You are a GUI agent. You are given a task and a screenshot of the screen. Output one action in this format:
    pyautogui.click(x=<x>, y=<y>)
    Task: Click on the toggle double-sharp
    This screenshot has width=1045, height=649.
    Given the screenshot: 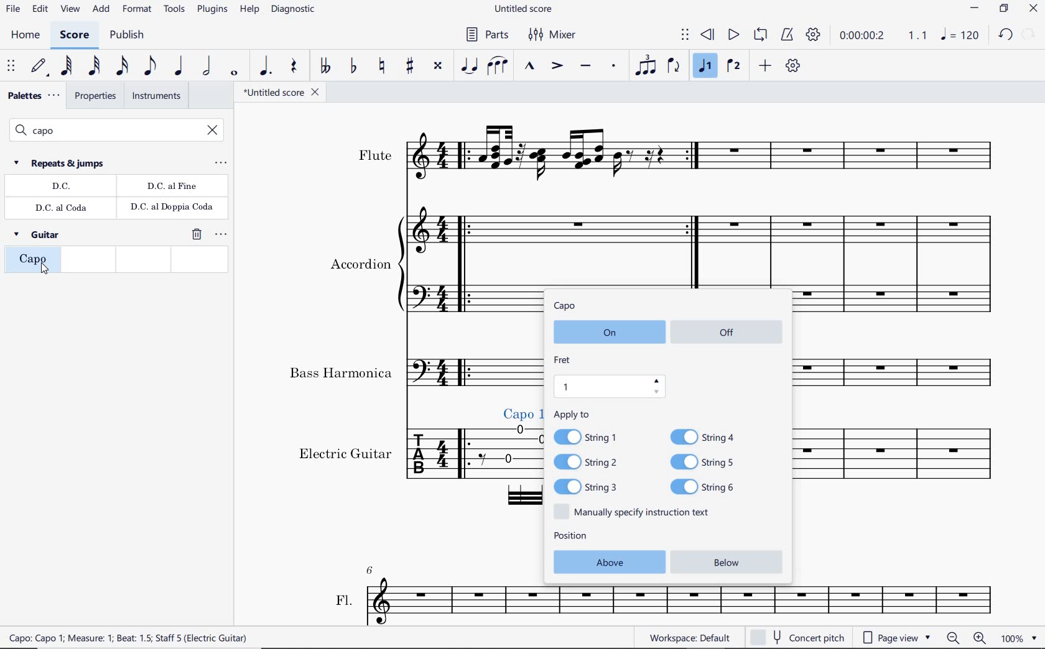 What is the action you would take?
    pyautogui.click(x=439, y=66)
    